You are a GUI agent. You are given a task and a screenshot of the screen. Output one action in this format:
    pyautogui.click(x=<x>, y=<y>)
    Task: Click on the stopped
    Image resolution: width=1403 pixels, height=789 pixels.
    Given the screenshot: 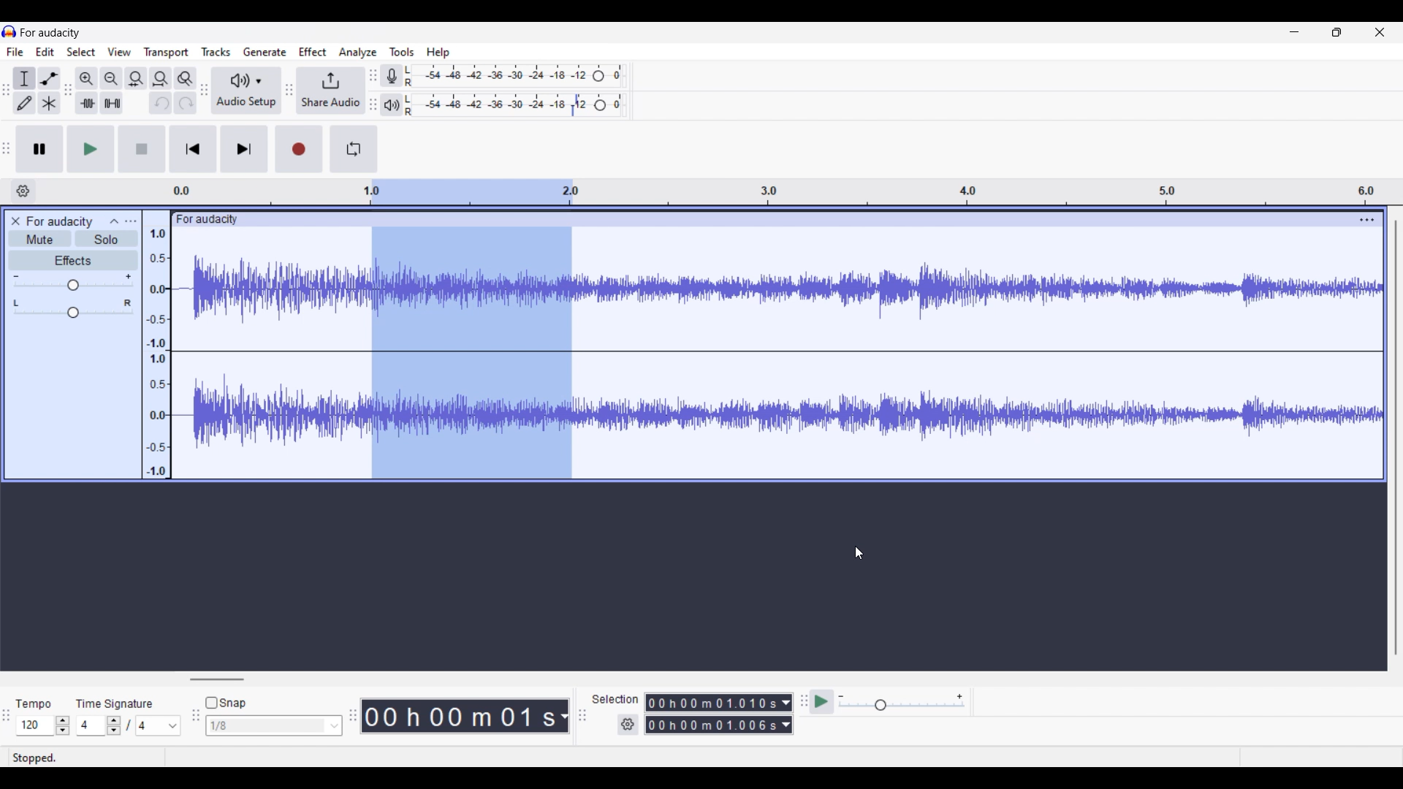 What is the action you would take?
    pyautogui.click(x=63, y=756)
    